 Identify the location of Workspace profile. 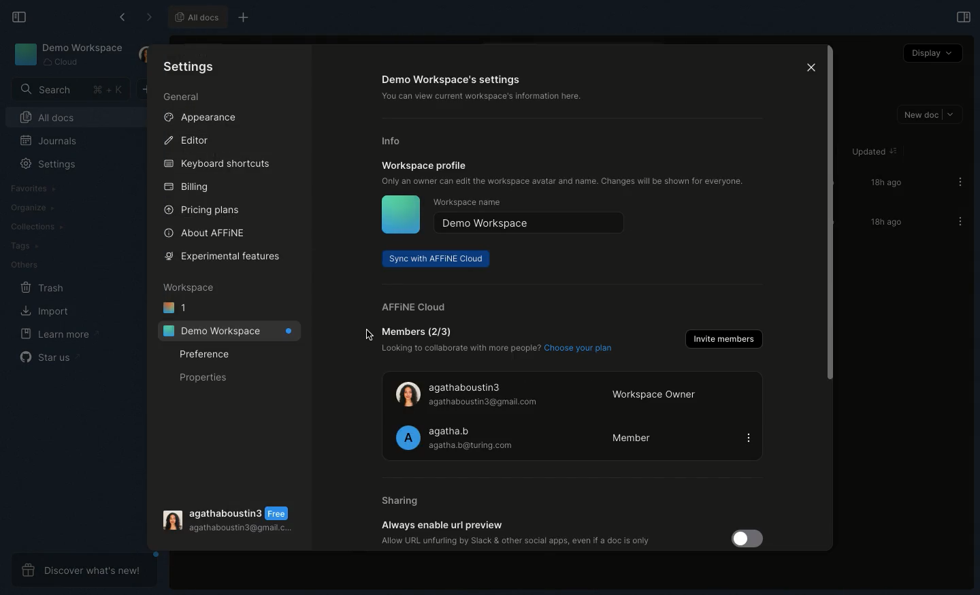
(567, 175).